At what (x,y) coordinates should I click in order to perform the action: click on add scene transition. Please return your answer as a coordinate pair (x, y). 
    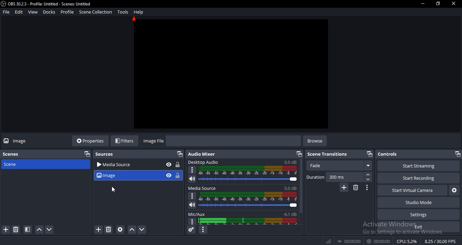
    Looking at the image, I should click on (345, 187).